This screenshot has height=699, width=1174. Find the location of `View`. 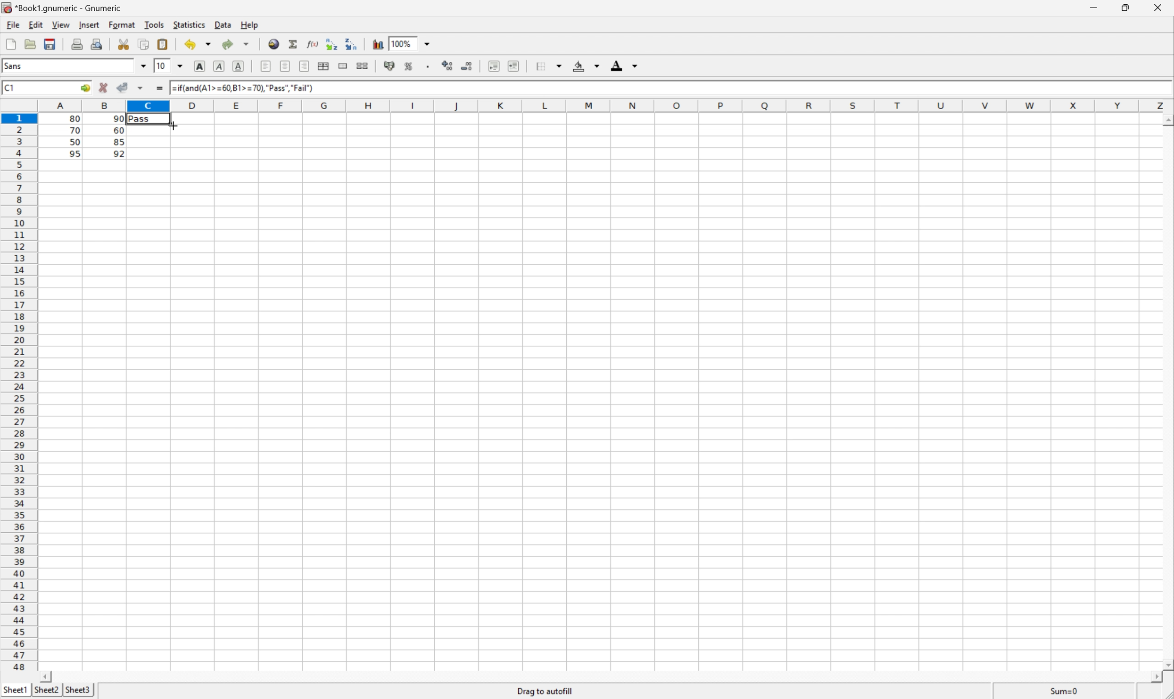

View is located at coordinates (61, 24).